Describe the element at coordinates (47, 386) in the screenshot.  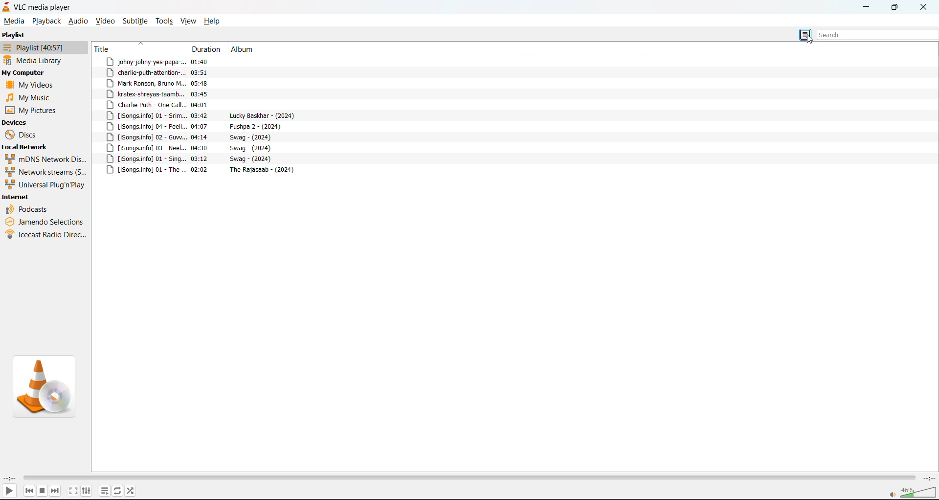
I see `thumbnail` at that location.